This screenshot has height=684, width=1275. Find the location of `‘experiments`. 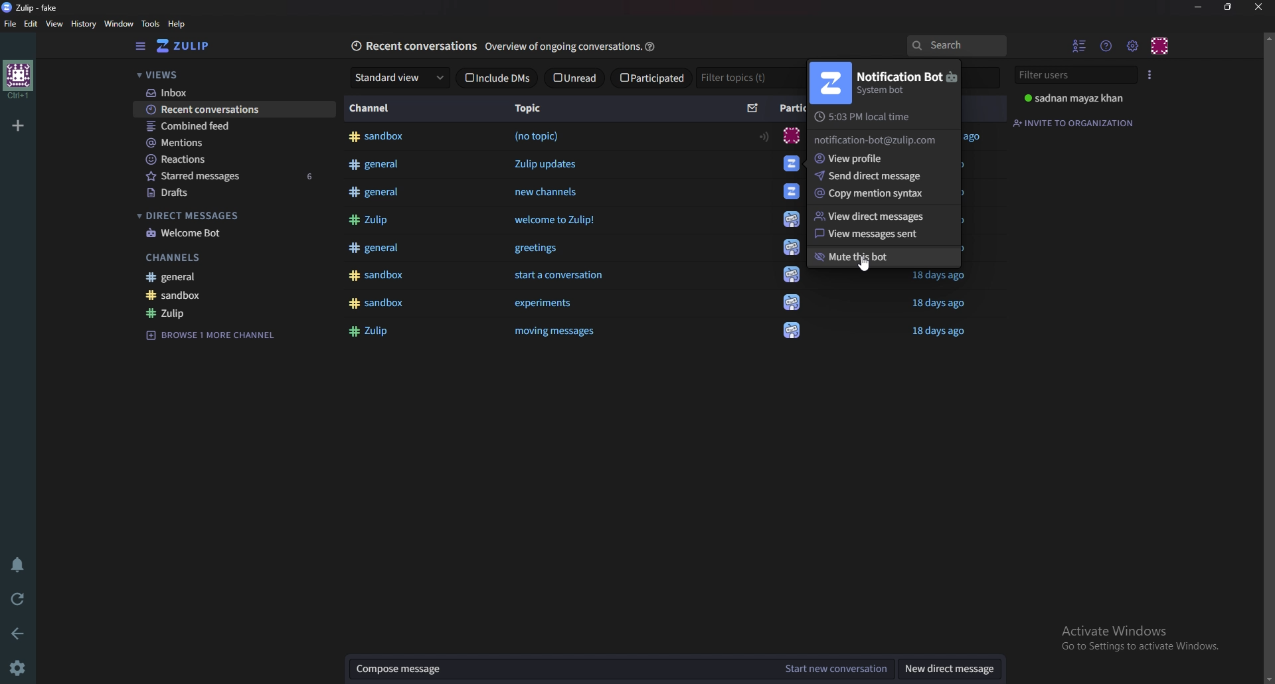

‘experiments is located at coordinates (541, 303).